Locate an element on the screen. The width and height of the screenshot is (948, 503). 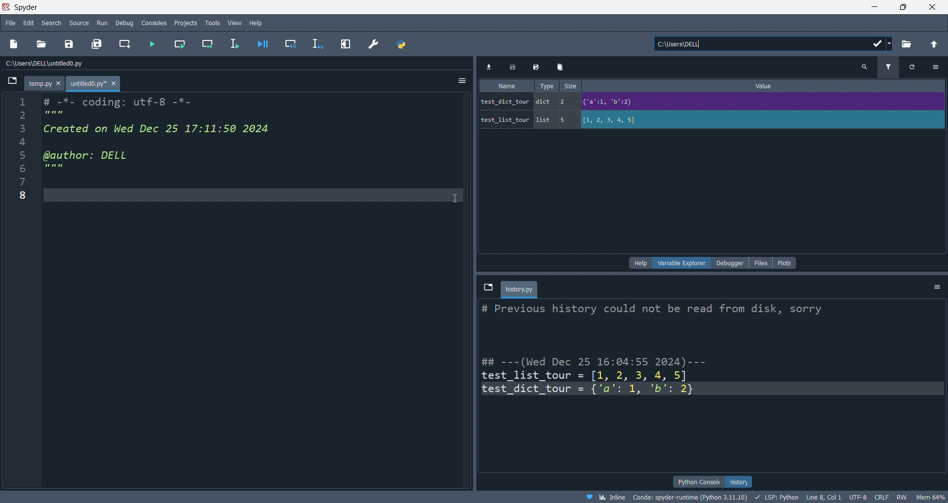
scroll bar is located at coordinates (937, 383).